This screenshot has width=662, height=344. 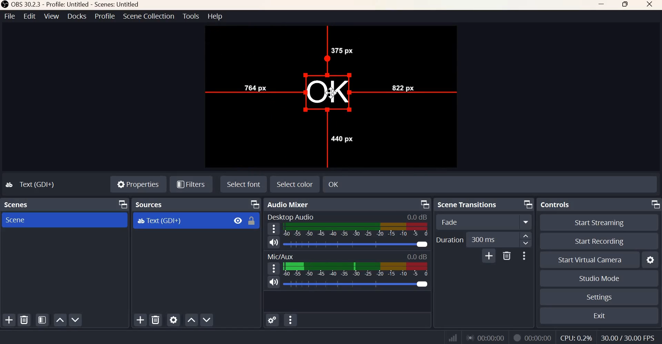 I want to click on Minimize, so click(x=602, y=5).